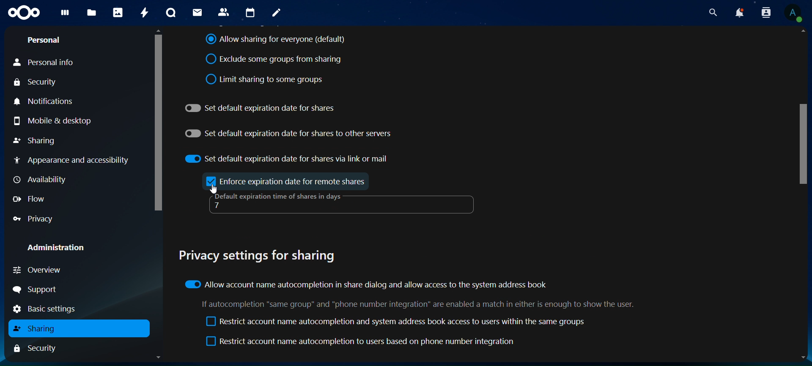 This screenshot has height=366, width=812. I want to click on basic settings, so click(52, 309).